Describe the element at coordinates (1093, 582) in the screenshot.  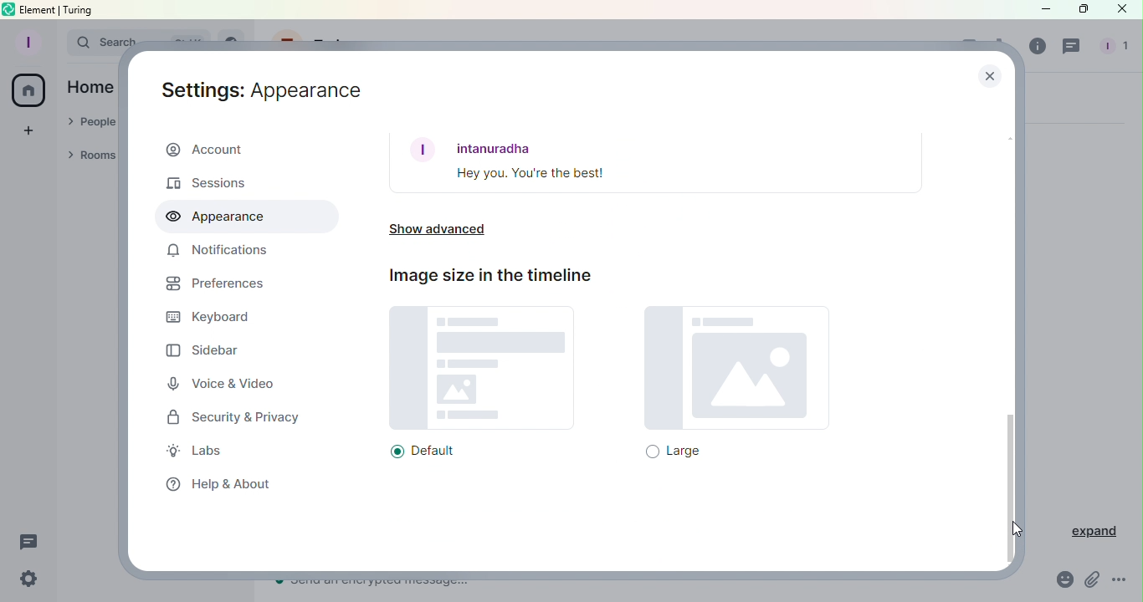
I see `Attachment` at that location.